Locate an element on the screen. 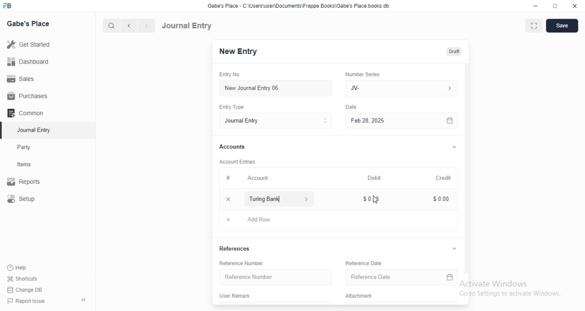 The height and width of the screenshot is (311, 585). Attachment is located at coordinates (360, 296).